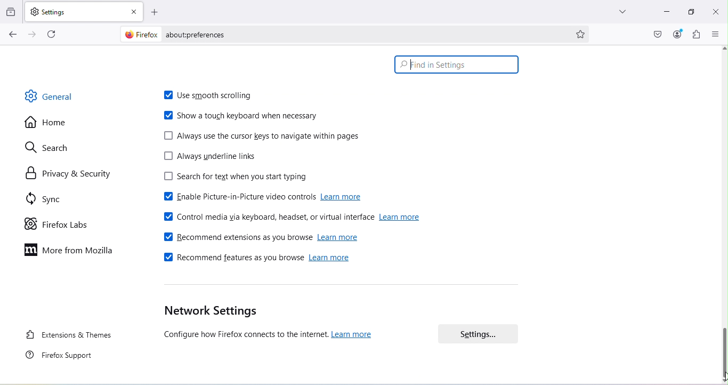 The width and height of the screenshot is (728, 385). I want to click on Go back one page, so click(12, 35).